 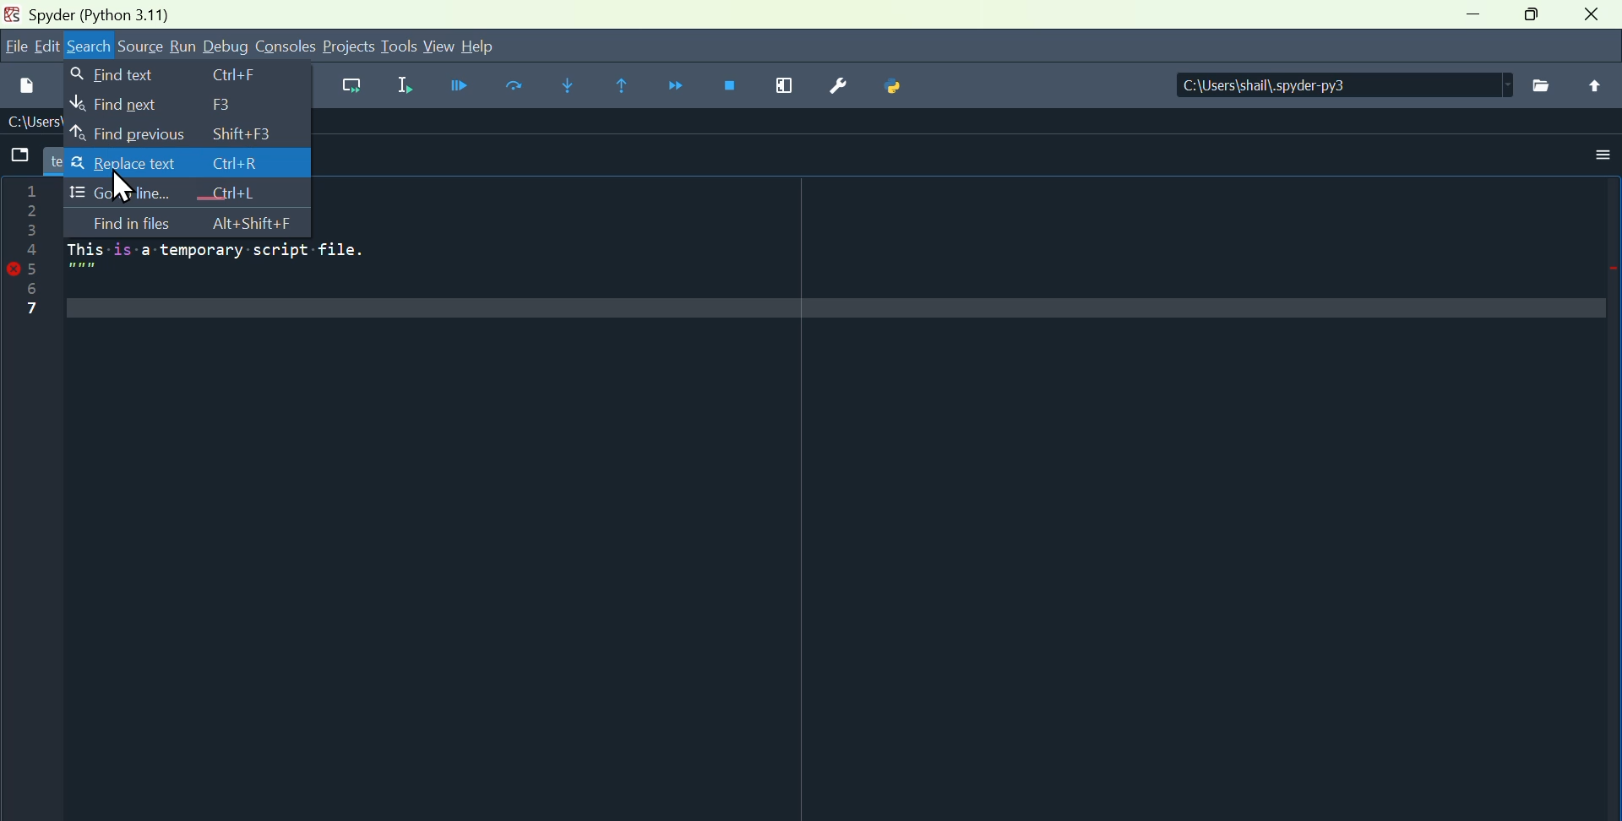 I want to click on More options, so click(x=1592, y=158).